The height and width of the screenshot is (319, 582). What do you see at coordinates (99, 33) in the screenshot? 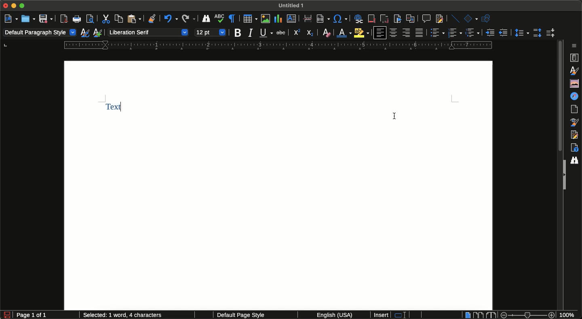
I see `New style from selection` at bounding box center [99, 33].